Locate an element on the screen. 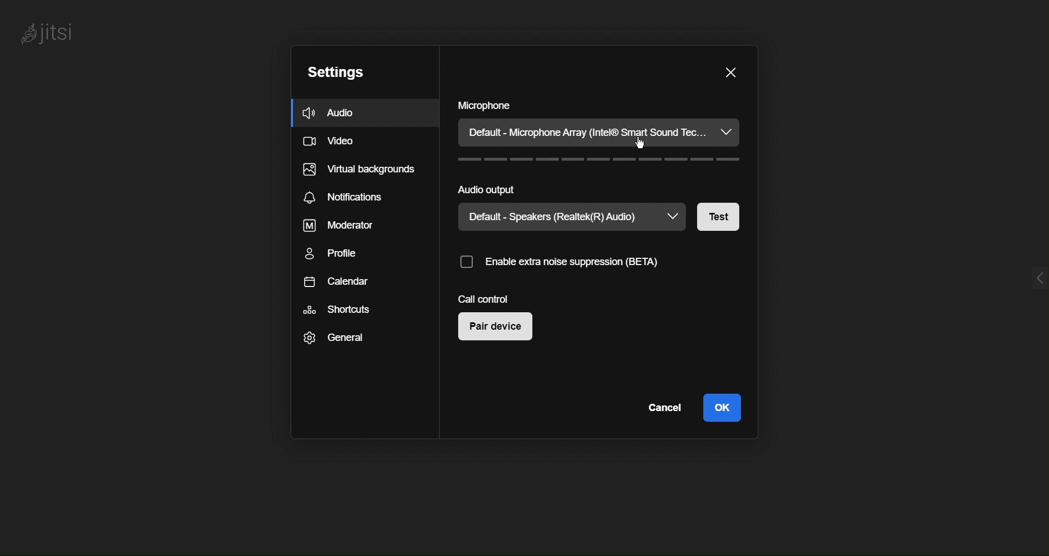  Close is located at coordinates (729, 71).